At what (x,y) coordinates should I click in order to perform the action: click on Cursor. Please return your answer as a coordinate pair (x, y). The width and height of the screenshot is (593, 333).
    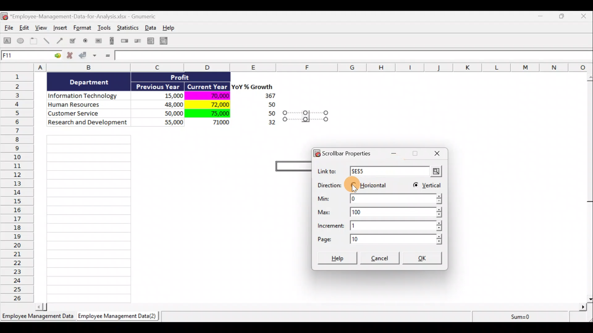
    Looking at the image, I should click on (353, 186).